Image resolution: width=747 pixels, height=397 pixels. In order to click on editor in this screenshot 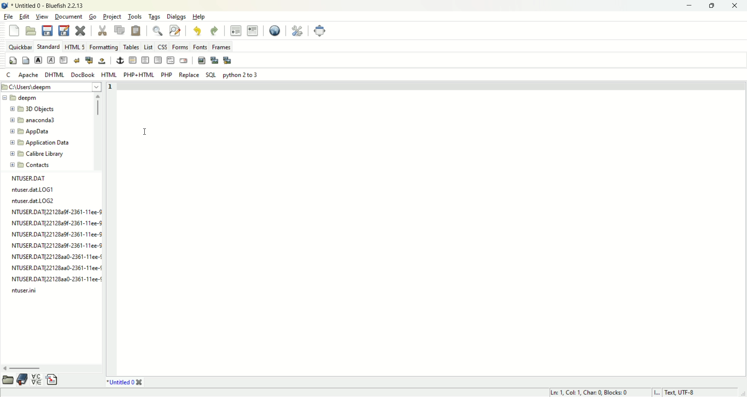, I will do `click(431, 228)`.